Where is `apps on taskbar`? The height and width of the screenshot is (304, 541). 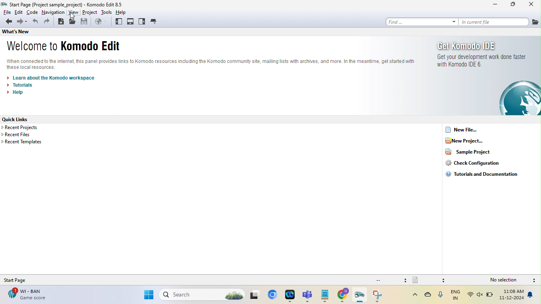
apps on taskbar is located at coordinates (344, 296).